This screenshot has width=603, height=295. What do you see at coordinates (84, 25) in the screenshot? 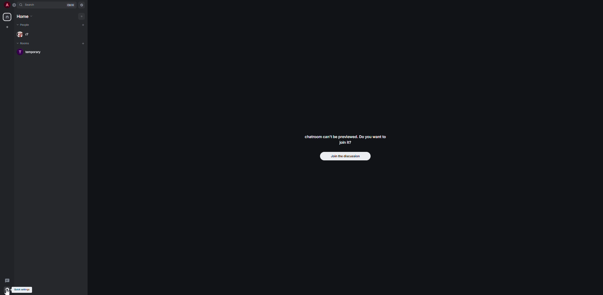
I see `add` at bounding box center [84, 25].